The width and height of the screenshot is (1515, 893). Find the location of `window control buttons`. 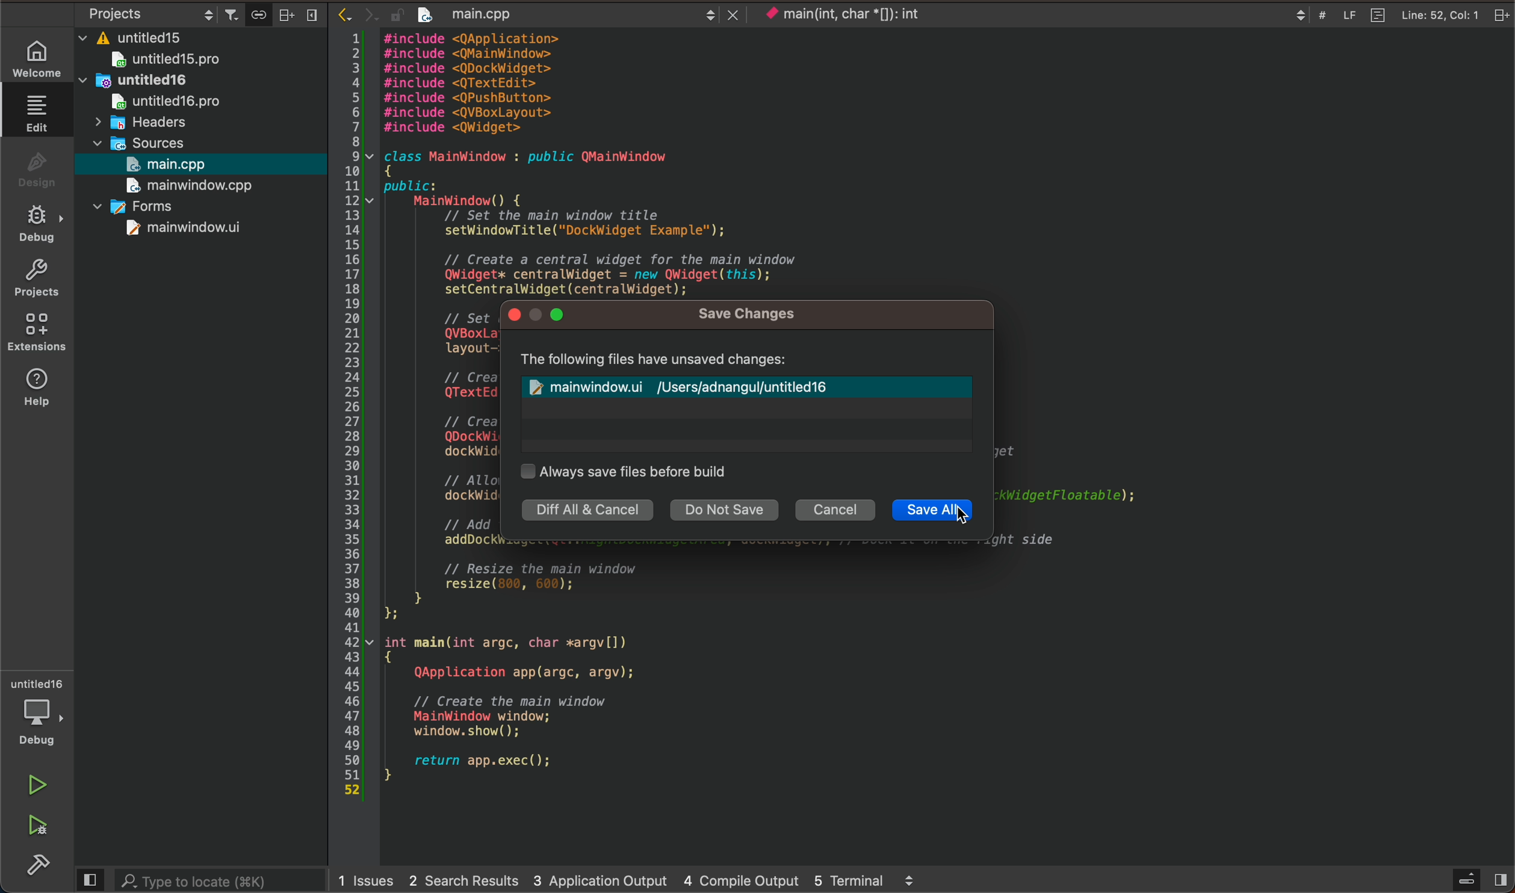

window control buttons is located at coordinates (540, 315).